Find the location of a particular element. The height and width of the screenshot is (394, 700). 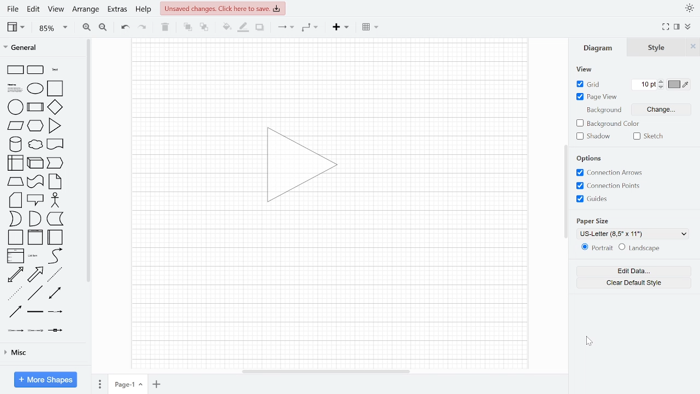

Fullscreen is located at coordinates (666, 27).